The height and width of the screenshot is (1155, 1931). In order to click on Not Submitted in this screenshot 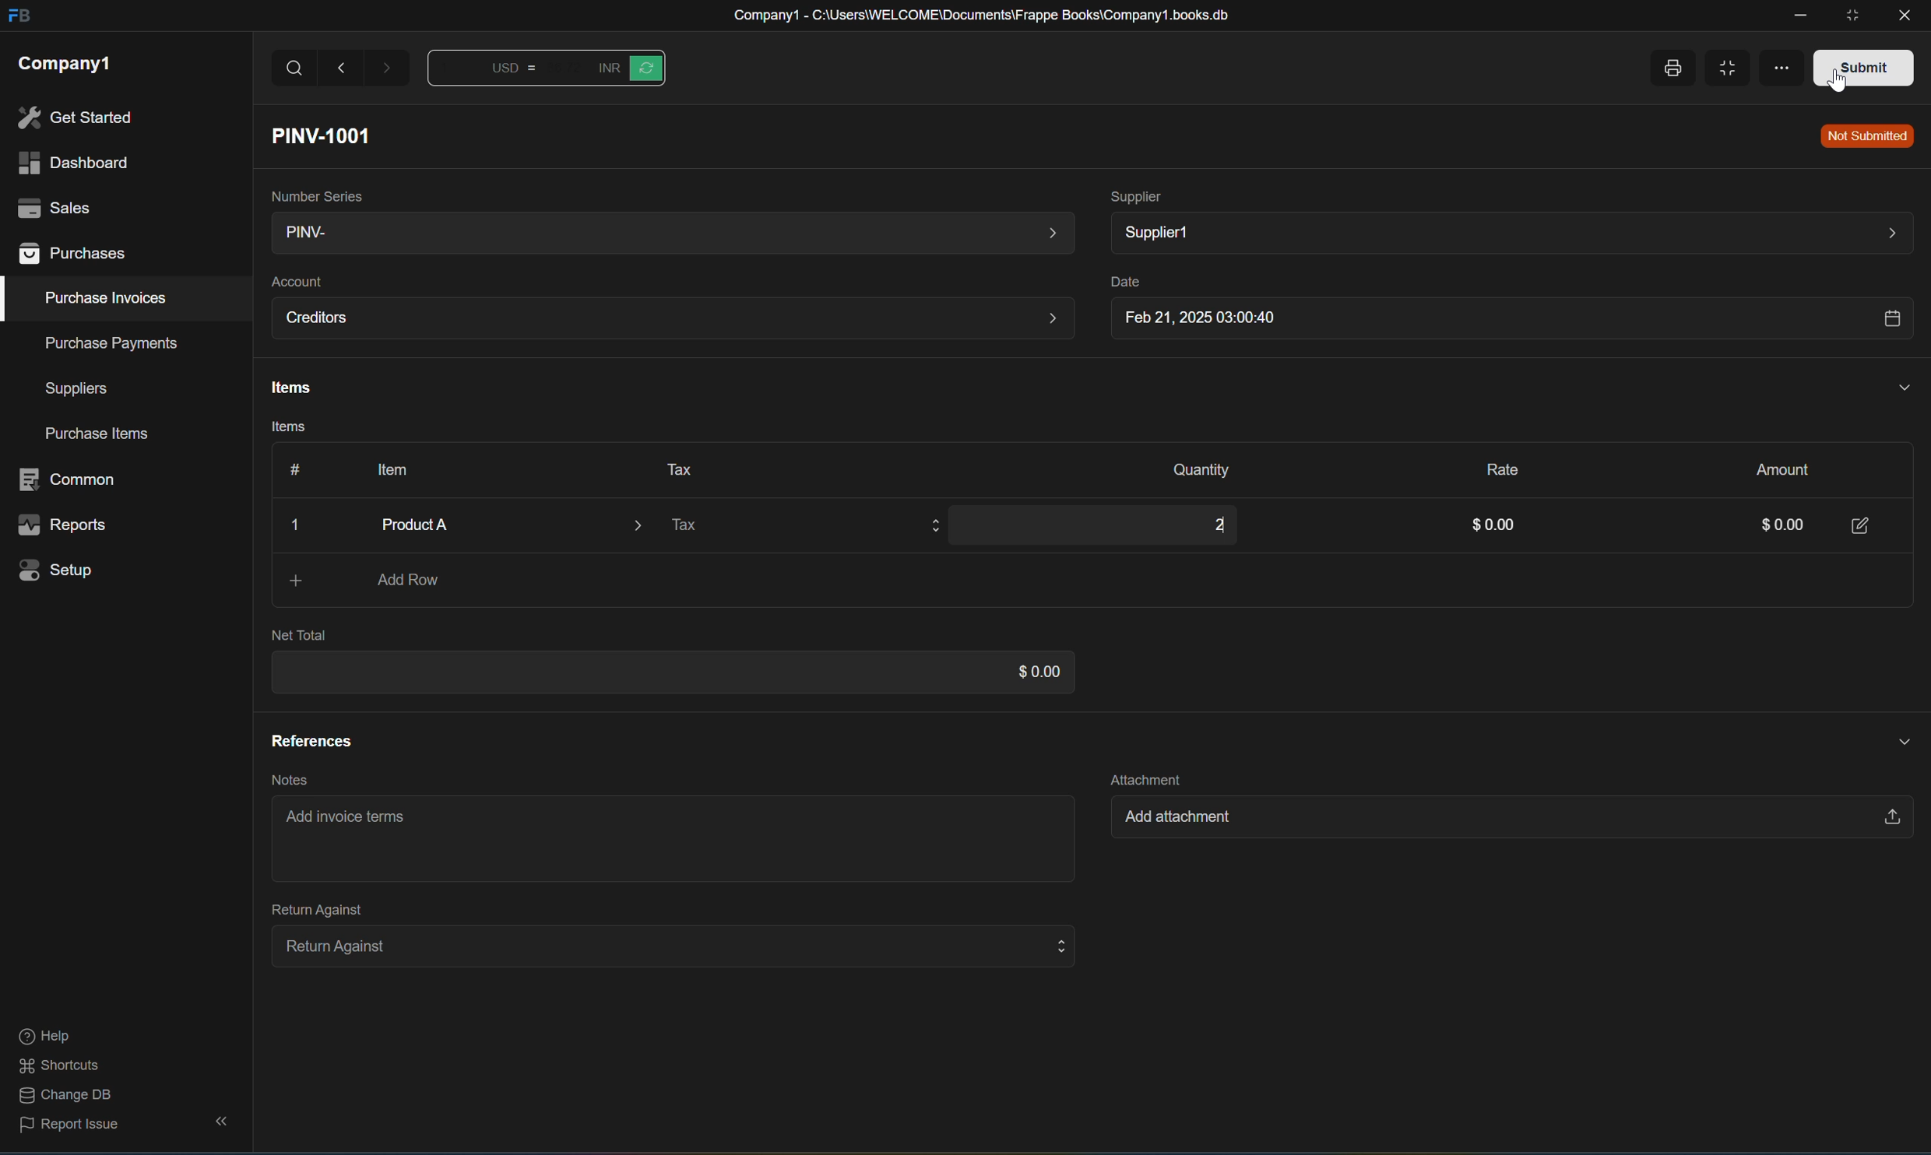, I will do `click(1865, 135)`.